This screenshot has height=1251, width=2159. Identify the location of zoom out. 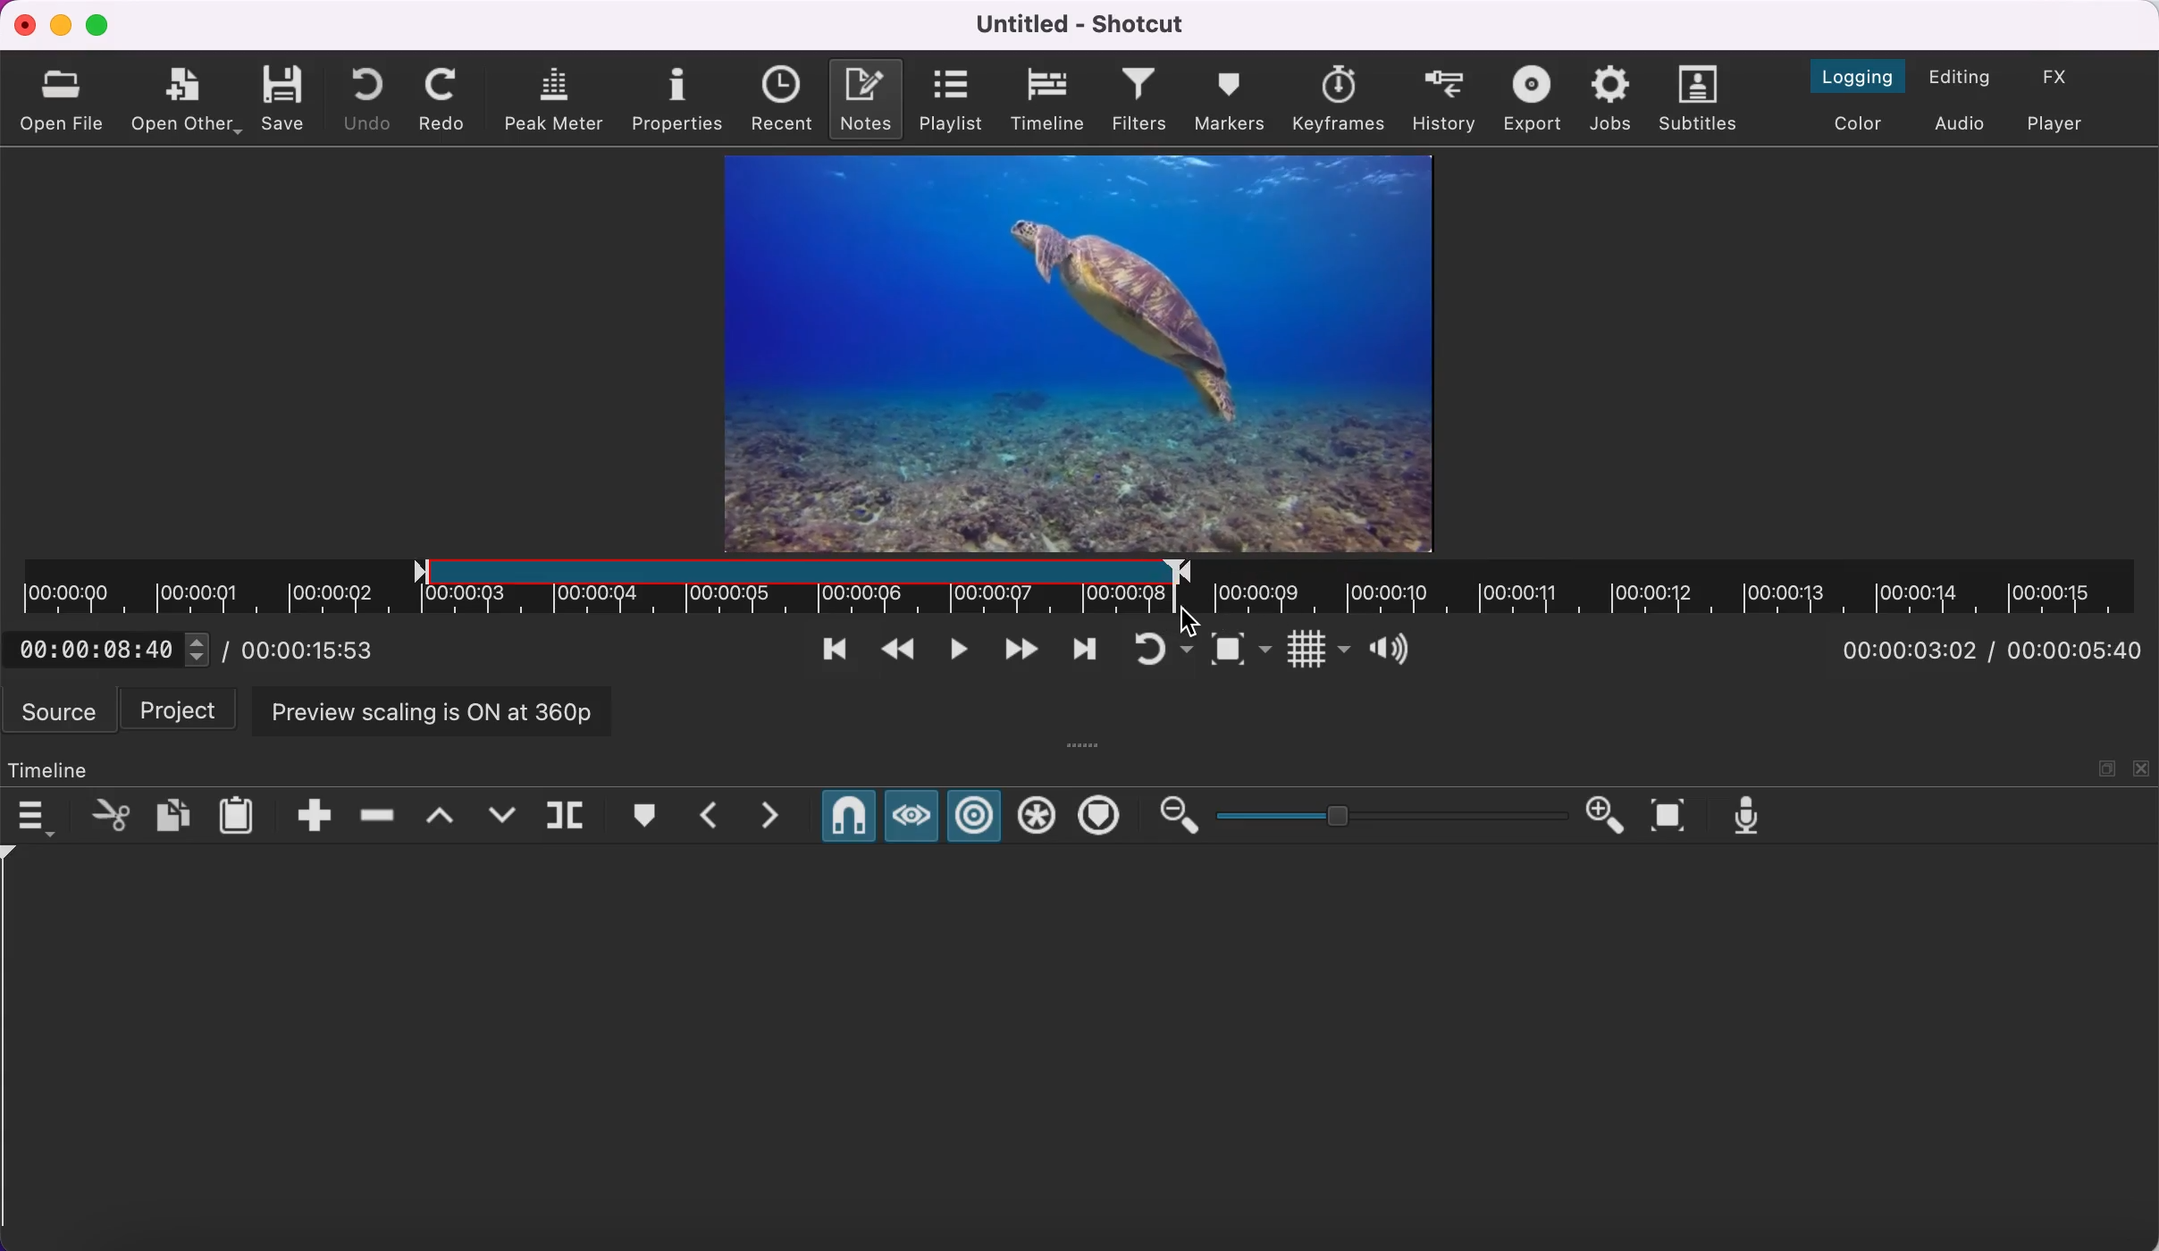
(1177, 817).